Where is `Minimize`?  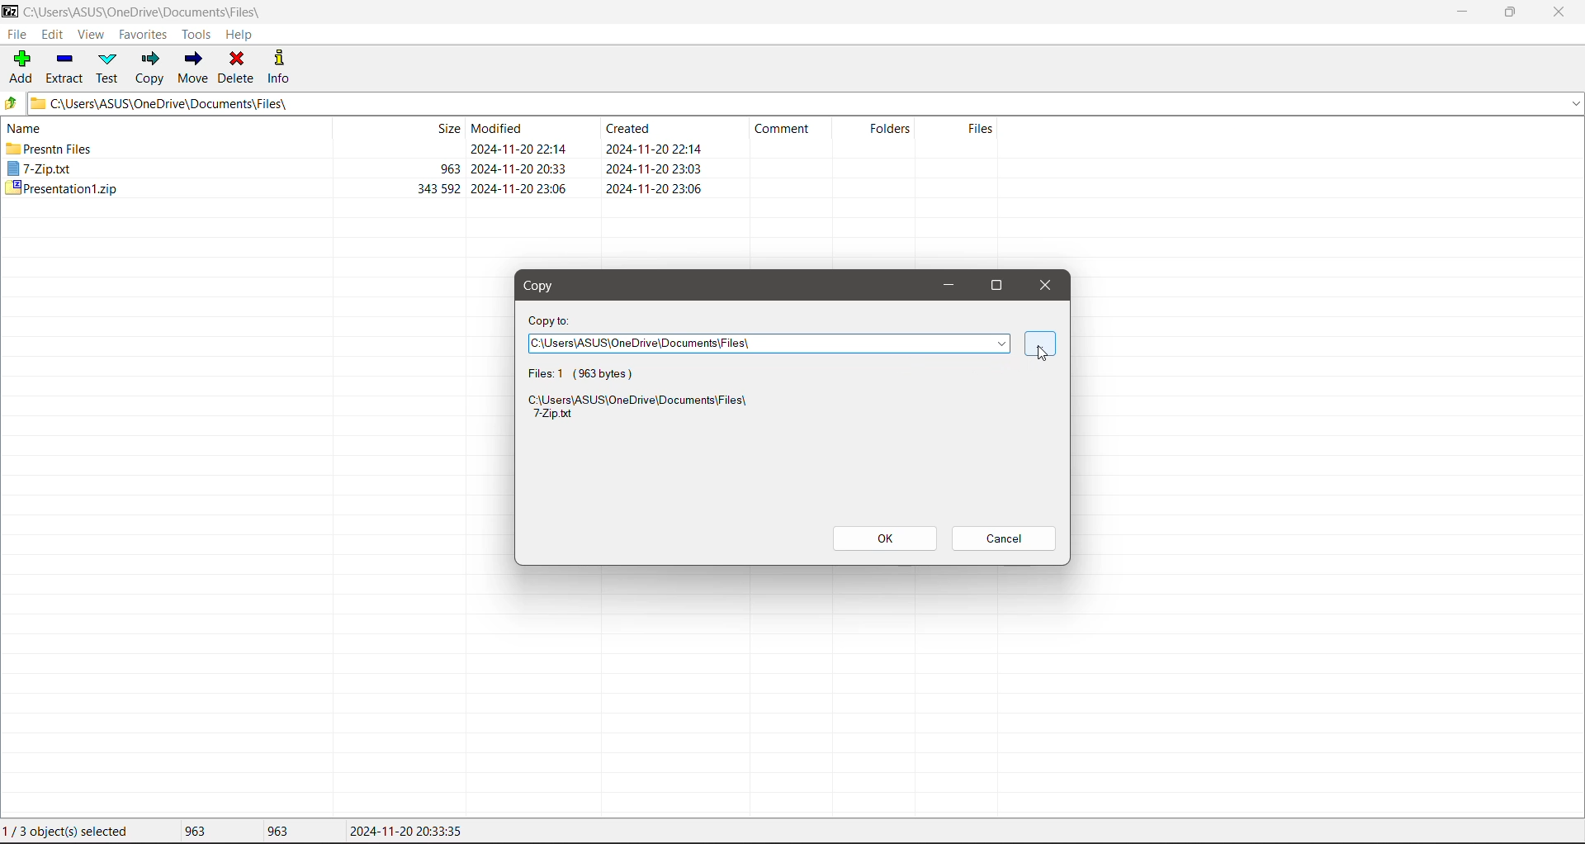
Minimize is located at coordinates (944, 285).